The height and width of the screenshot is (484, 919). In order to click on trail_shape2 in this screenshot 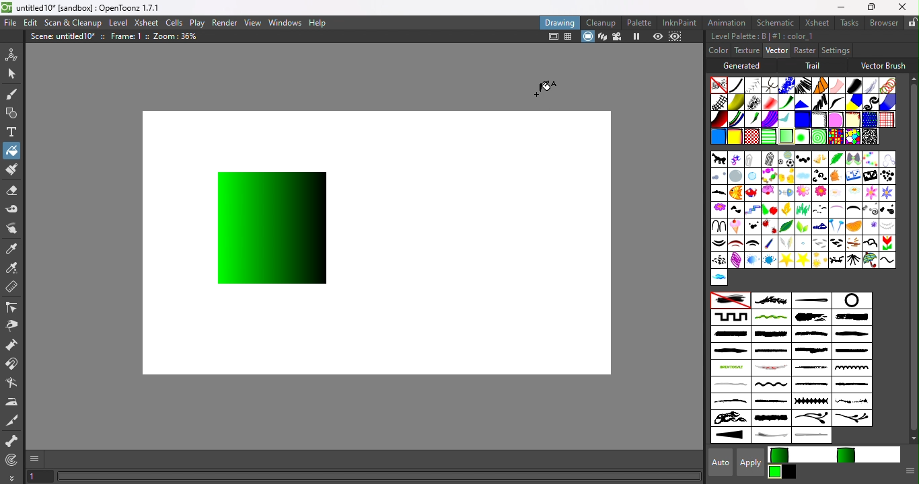, I will do `click(814, 436)`.